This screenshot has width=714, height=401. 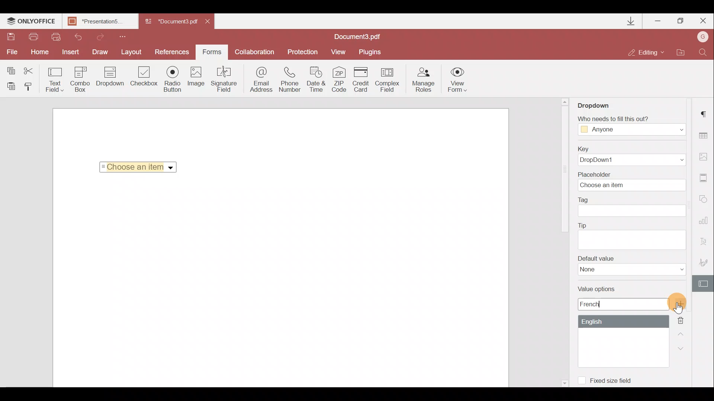 What do you see at coordinates (261, 81) in the screenshot?
I see `Email address` at bounding box center [261, 81].